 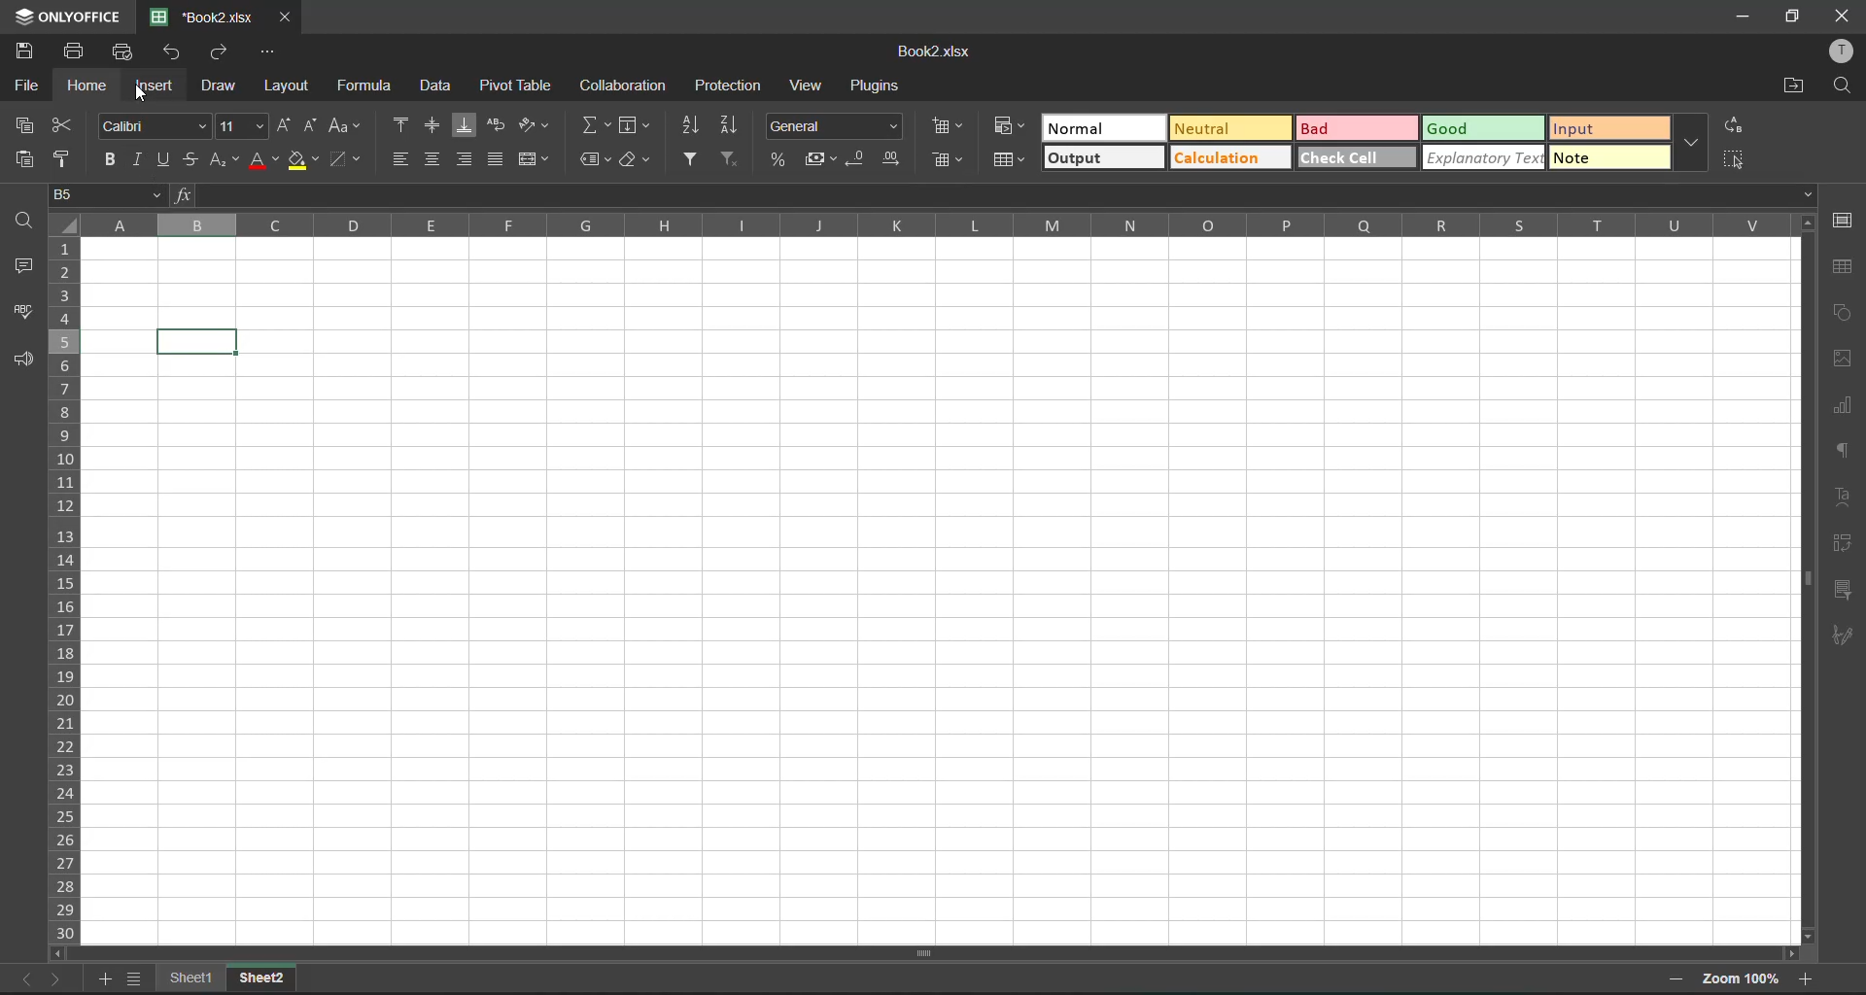 I want to click on copy, so click(x=25, y=125).